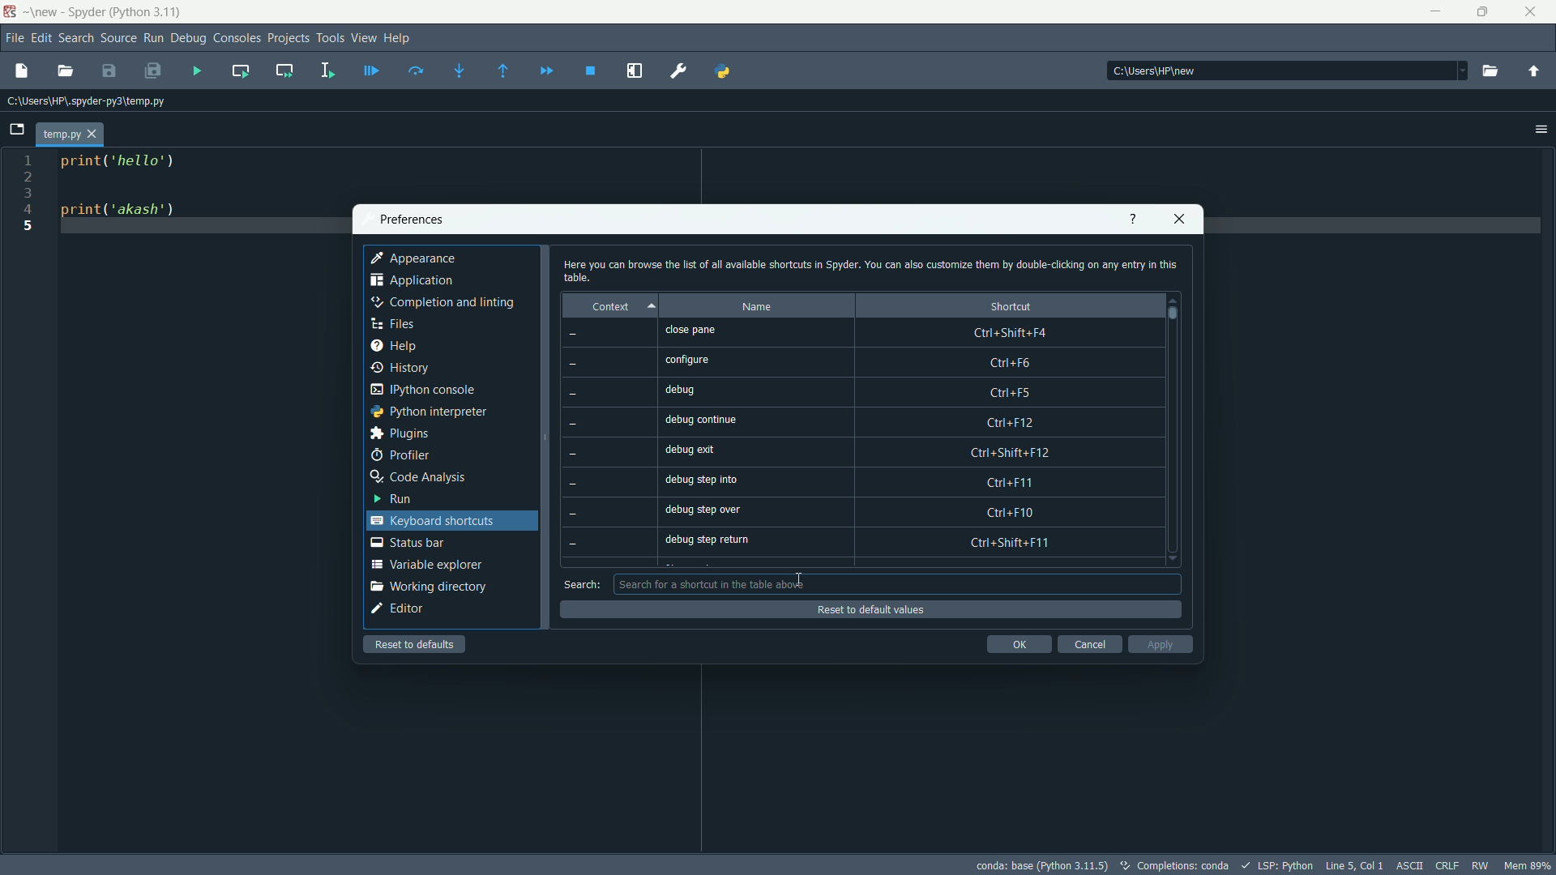  Describe the element at coordinates (857, 333) in the screenshot. I see `-, close pane, ctrl+shift+f4` at that location.